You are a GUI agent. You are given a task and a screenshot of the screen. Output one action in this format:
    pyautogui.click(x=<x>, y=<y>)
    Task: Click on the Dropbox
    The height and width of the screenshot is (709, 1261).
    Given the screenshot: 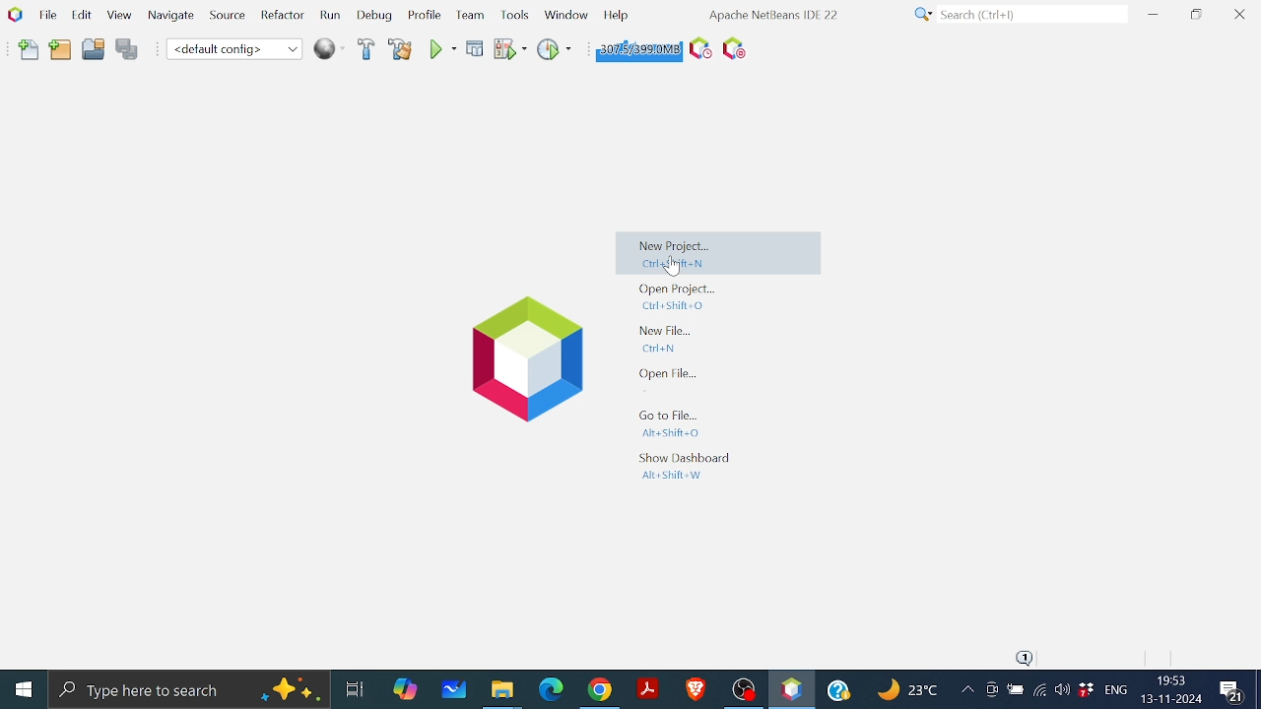 What is the action you would take?
    pyautogui.click(x=1086, y=690)
    